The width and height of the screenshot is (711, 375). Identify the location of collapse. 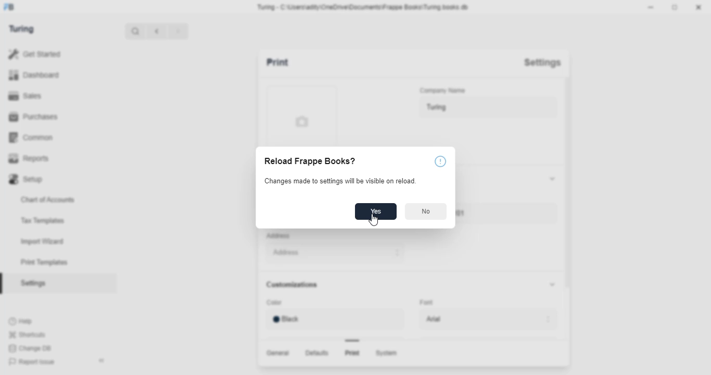
(550, 284).